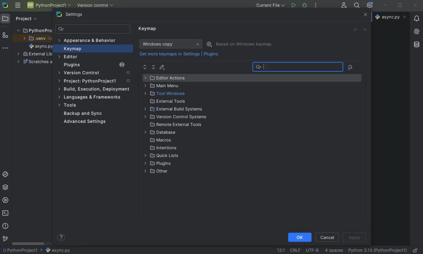 The image size is (423, 254). Describe the element at coordinates (160, 133) in the screenshot. I see `database` at that location.